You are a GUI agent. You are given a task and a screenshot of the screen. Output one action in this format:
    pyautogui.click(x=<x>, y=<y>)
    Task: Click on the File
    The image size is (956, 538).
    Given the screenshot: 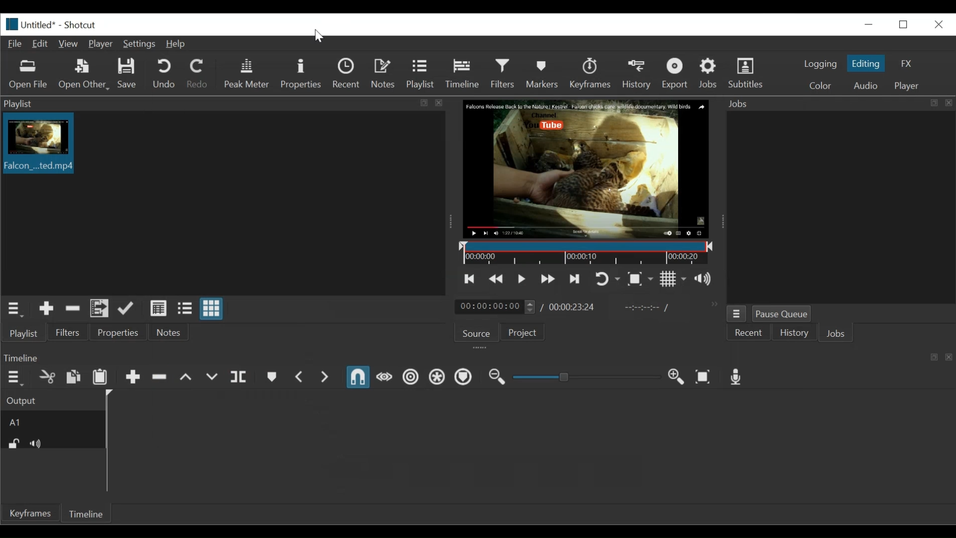 What is the action you would take?
    pyautogui.click(x=15, y=45)
    